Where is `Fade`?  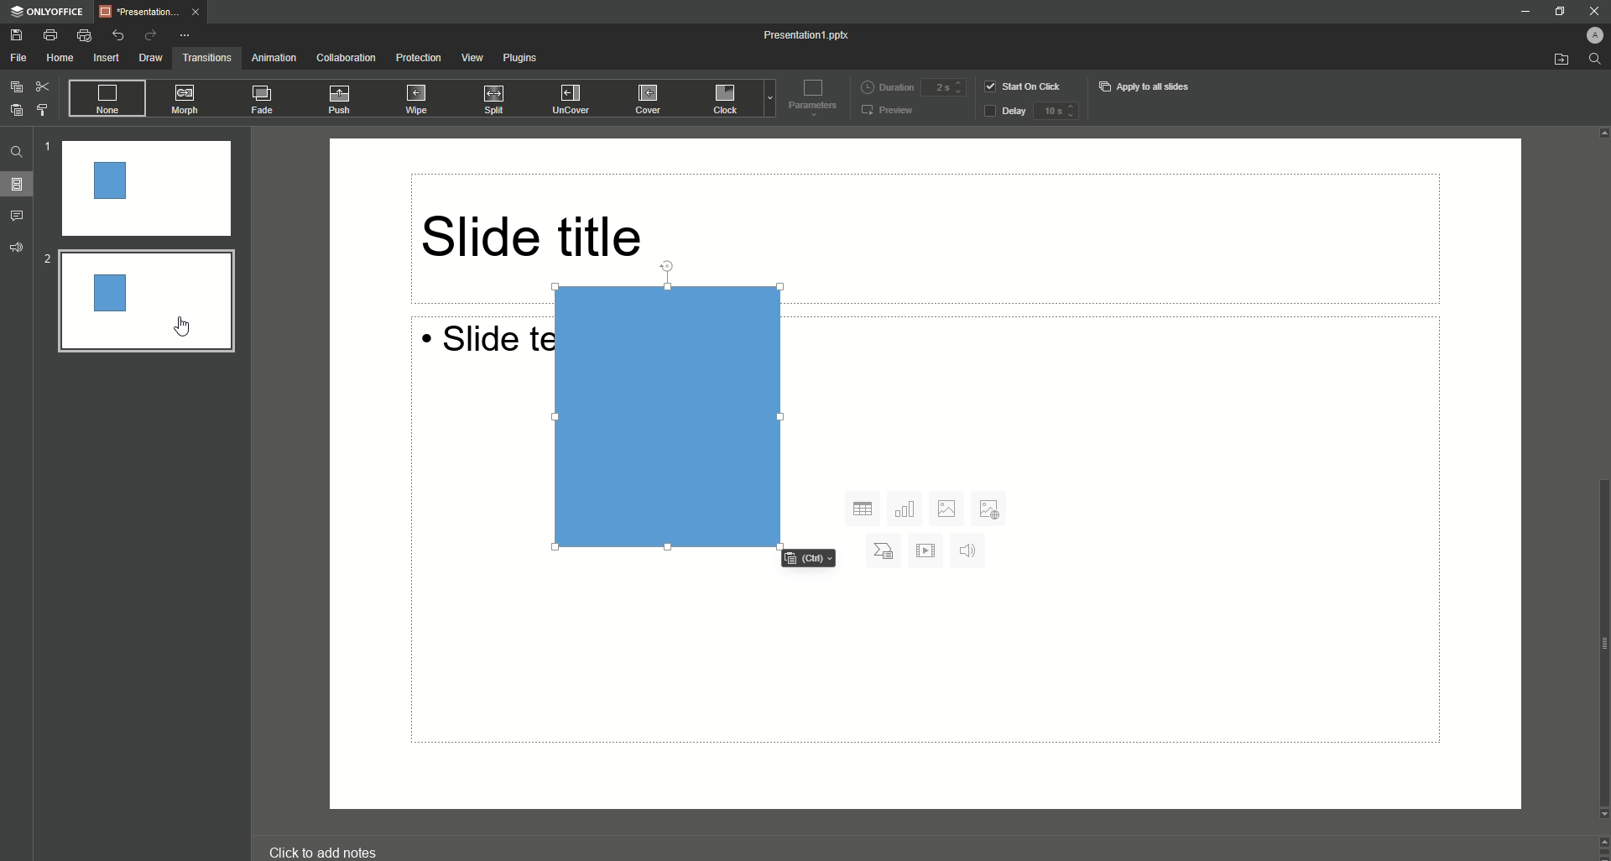
Fade is located at coordinates (263, 100).